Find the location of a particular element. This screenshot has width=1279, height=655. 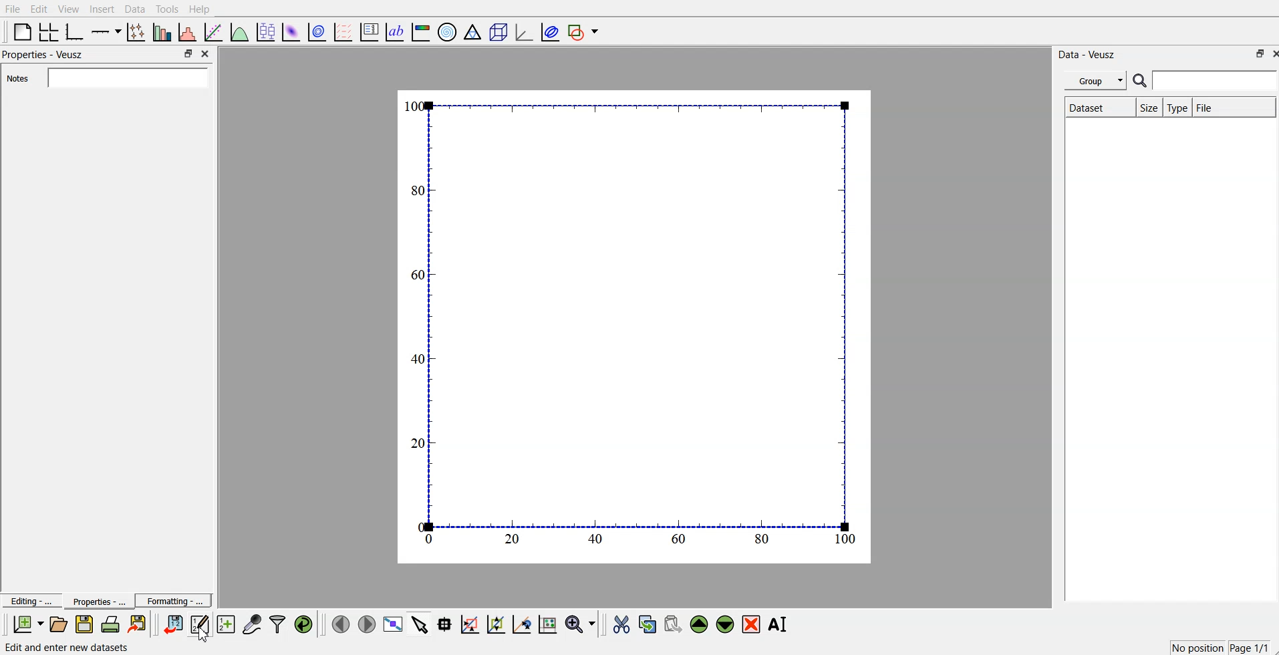

Open is located at coordinates (58, 624).